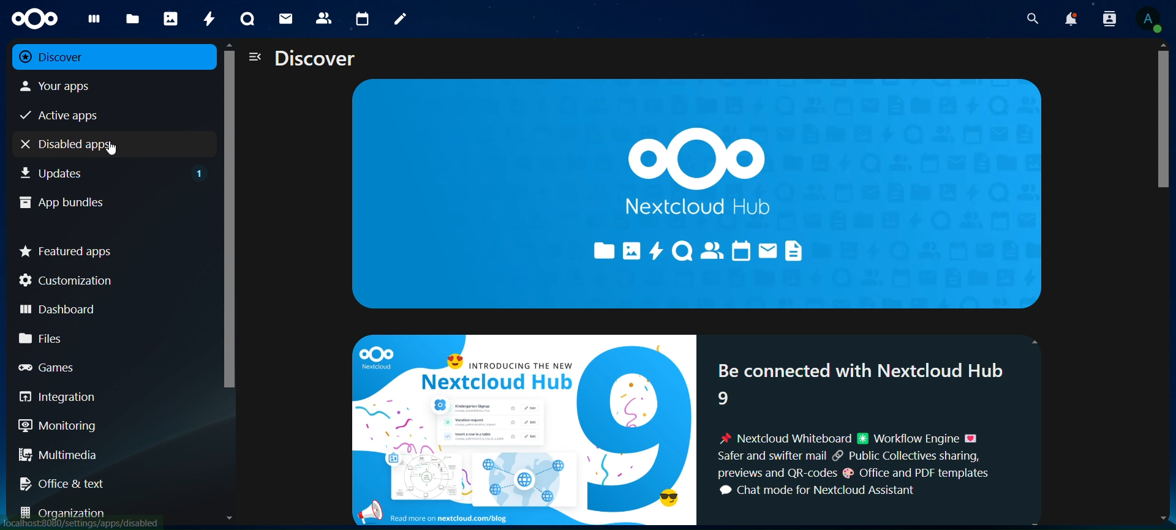 The height and width of the screenshot is (530, 1176). What do you see at coordinates (209, 18) in the screenshot?
I see `activity` at bounding box center [209, 18].